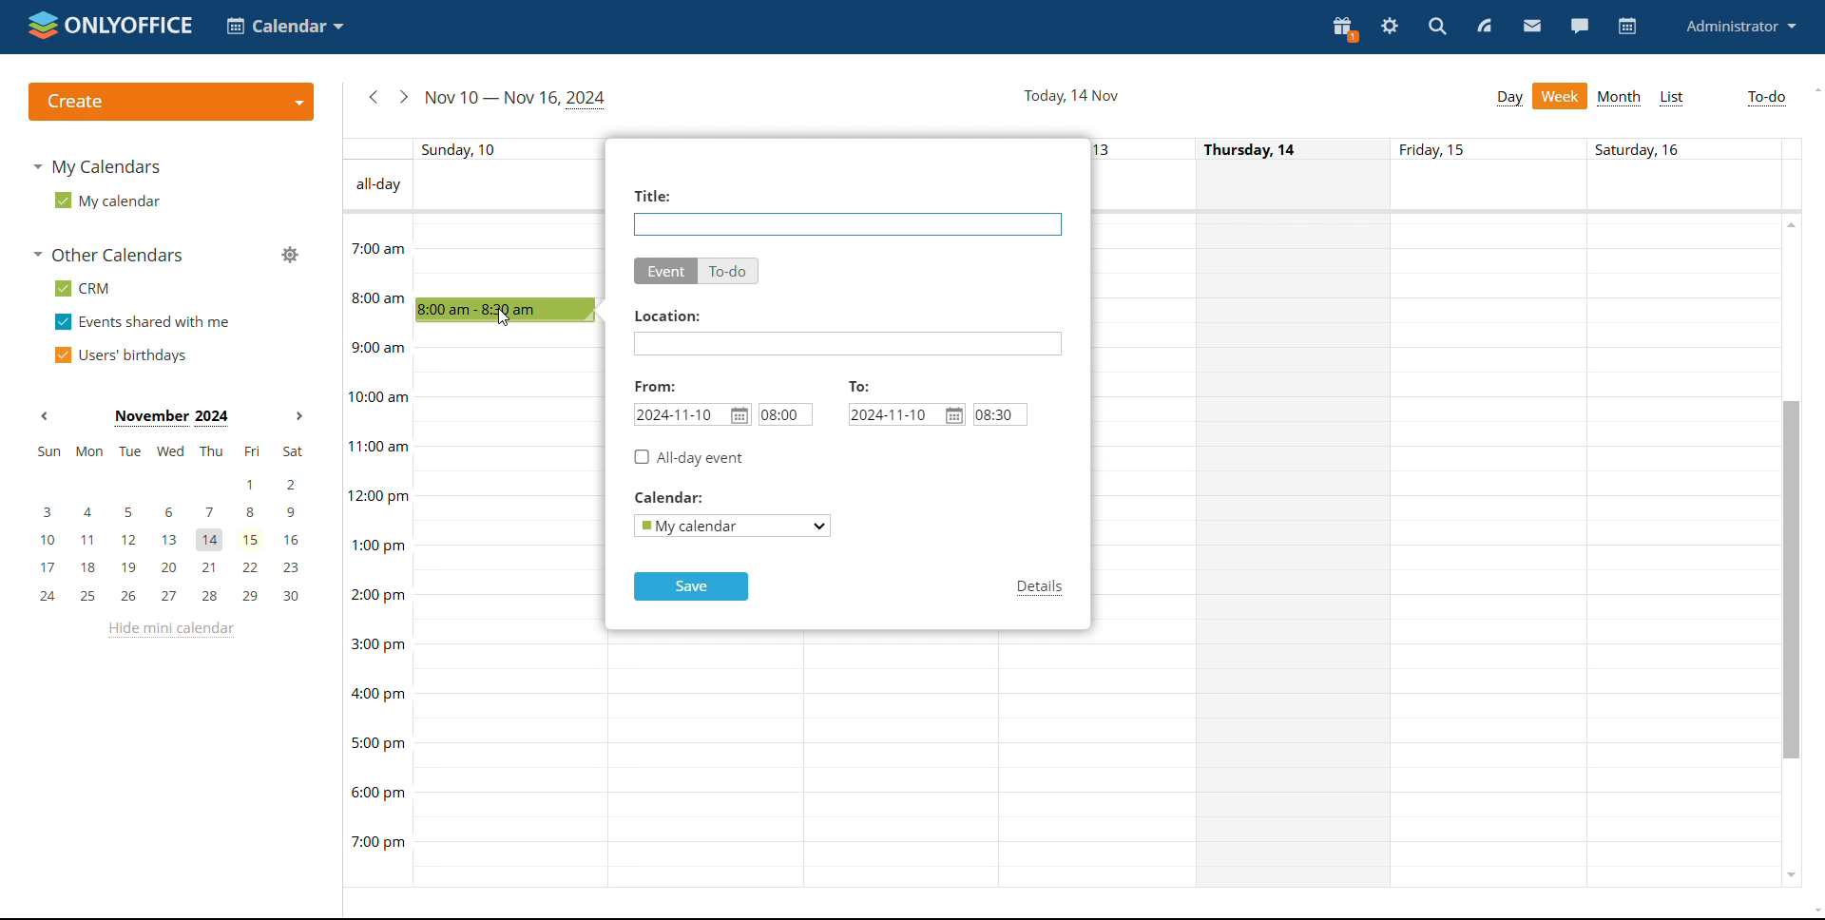 The height and width of the screenshot is (920, 1825). Describe the element at coordinates (850, 224) in the screenshot. I see `add title` at that location.